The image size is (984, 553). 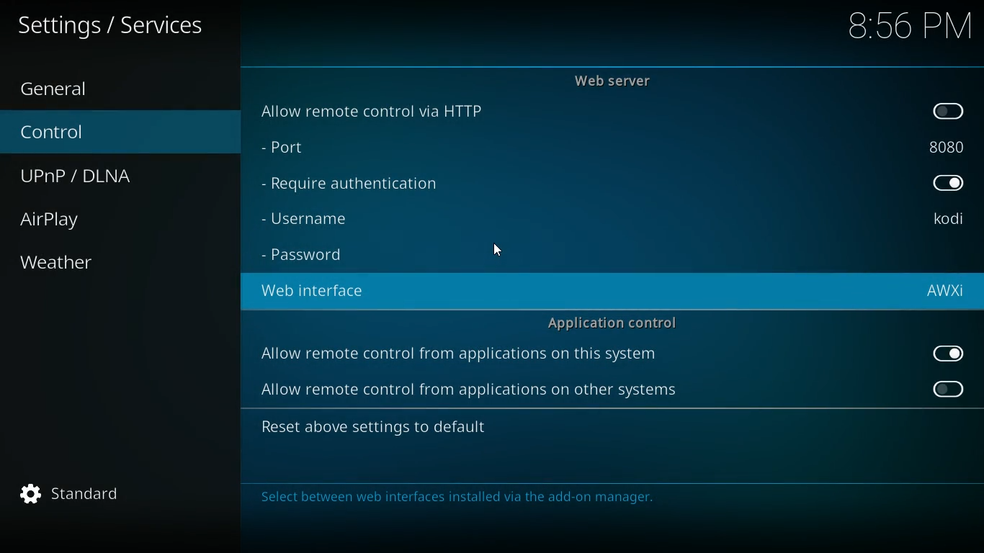 What do you see at coordinates (321, 291) in the screenshot?
I see `web interface` at bounding box center [321, 291].